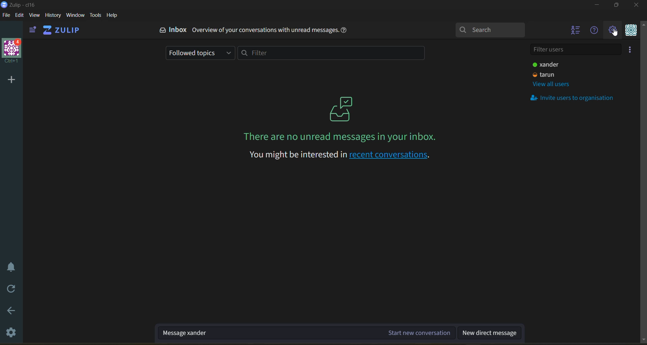 The width and height of the screenshot is (647, 345). I want to click on help, so click(113, 15).